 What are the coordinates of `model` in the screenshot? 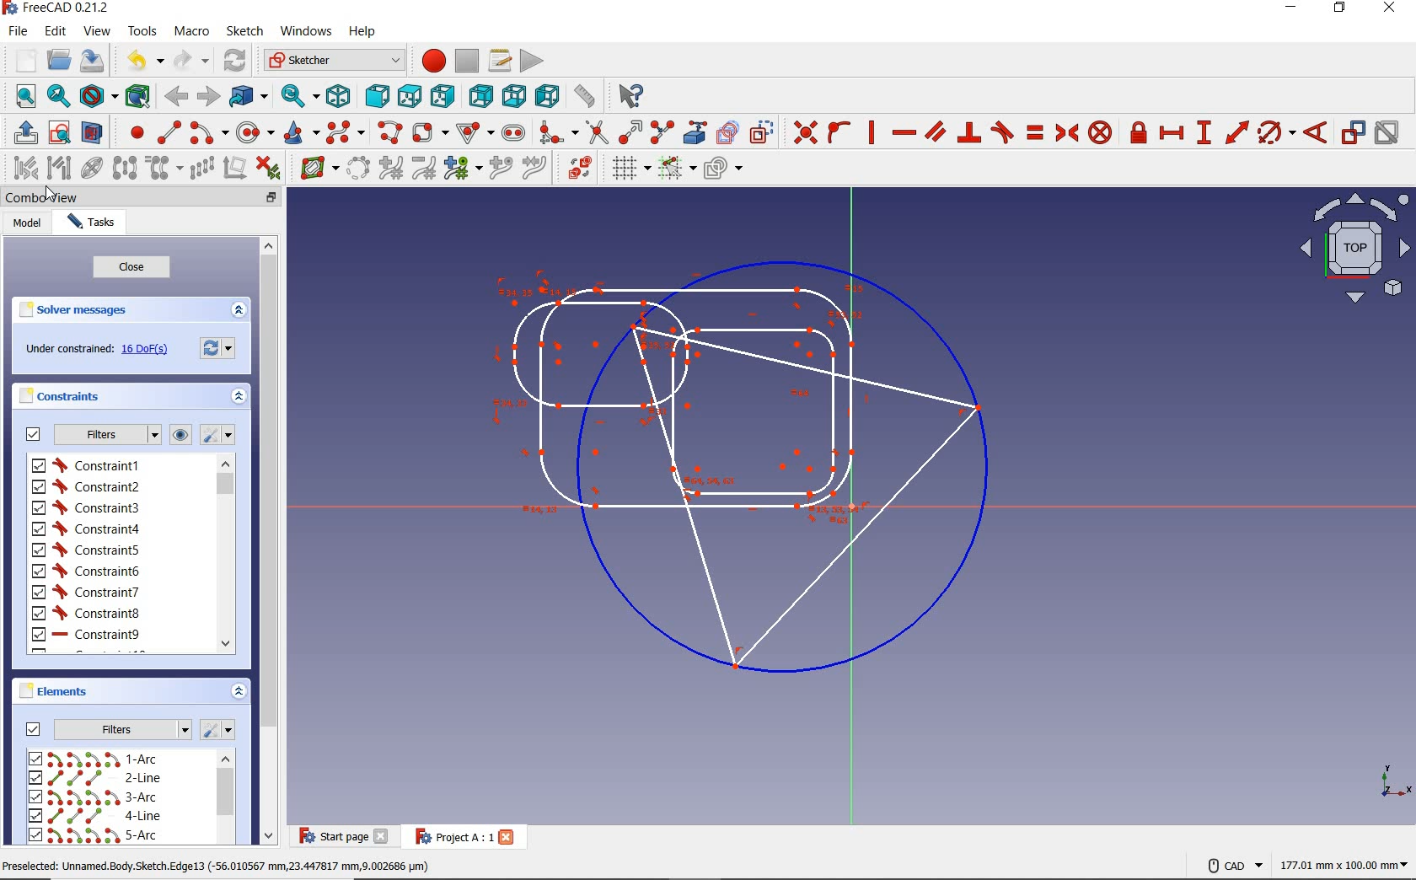 It's located at (29, 226).